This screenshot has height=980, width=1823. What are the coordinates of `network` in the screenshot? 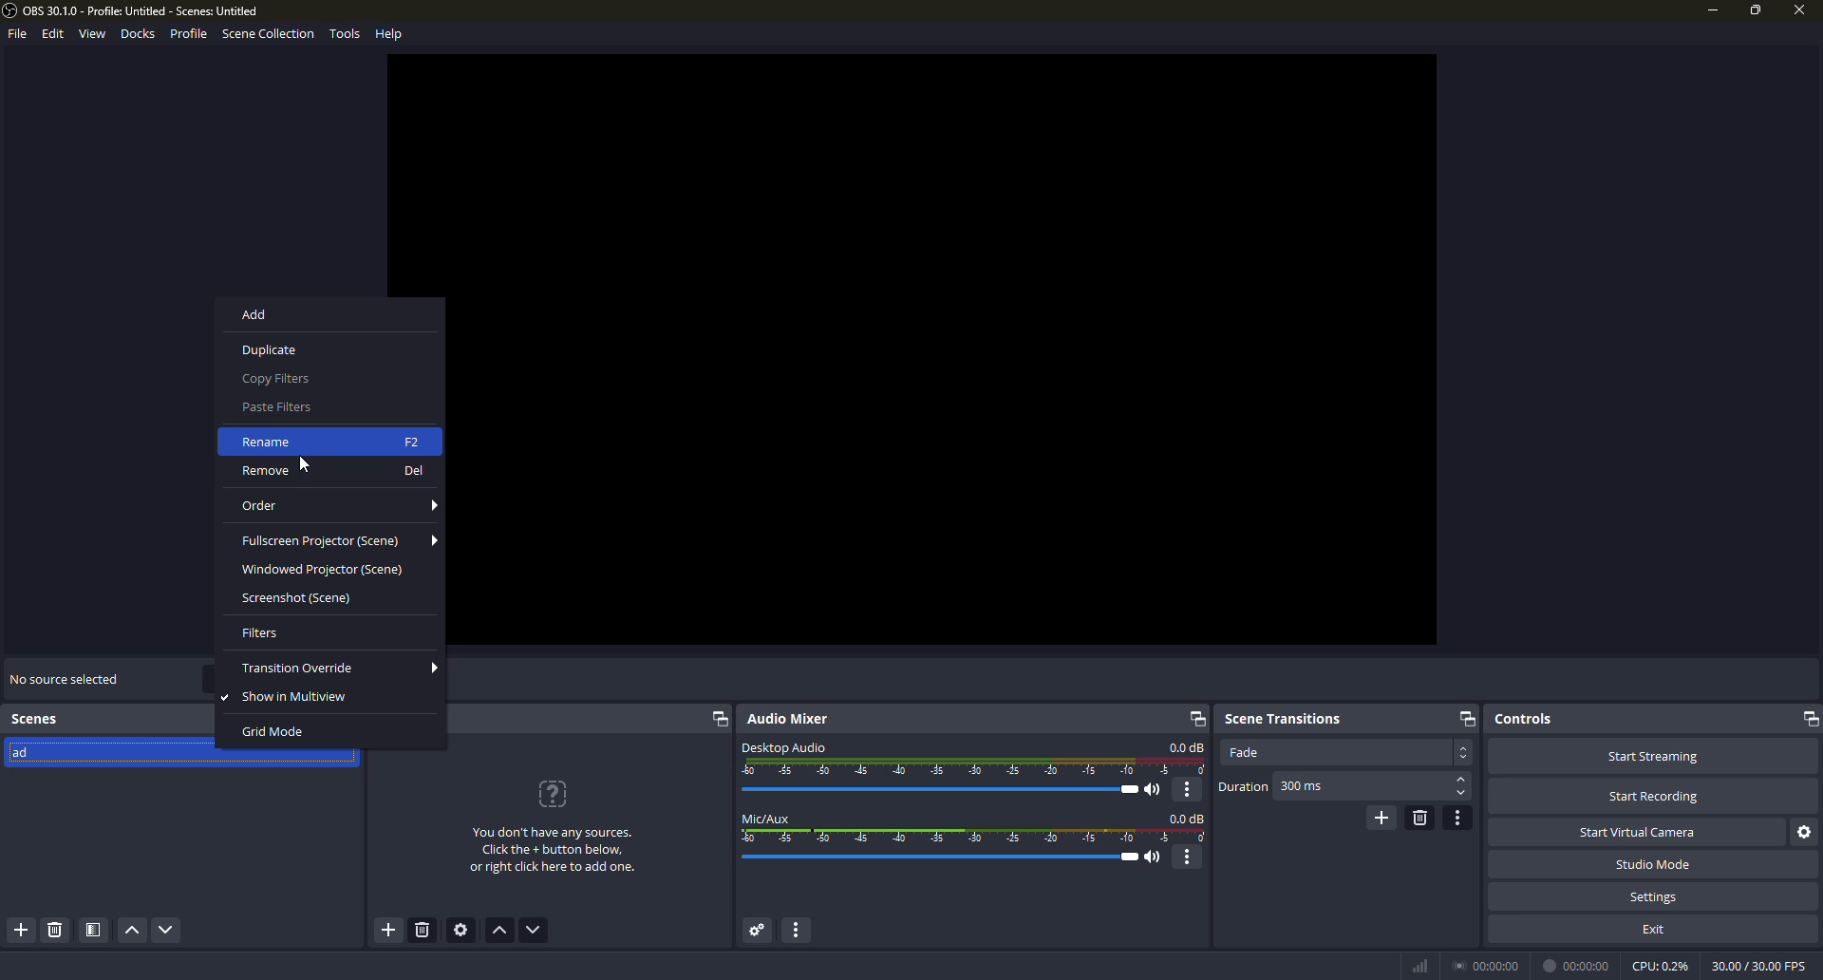 It's located at (1419, 965).